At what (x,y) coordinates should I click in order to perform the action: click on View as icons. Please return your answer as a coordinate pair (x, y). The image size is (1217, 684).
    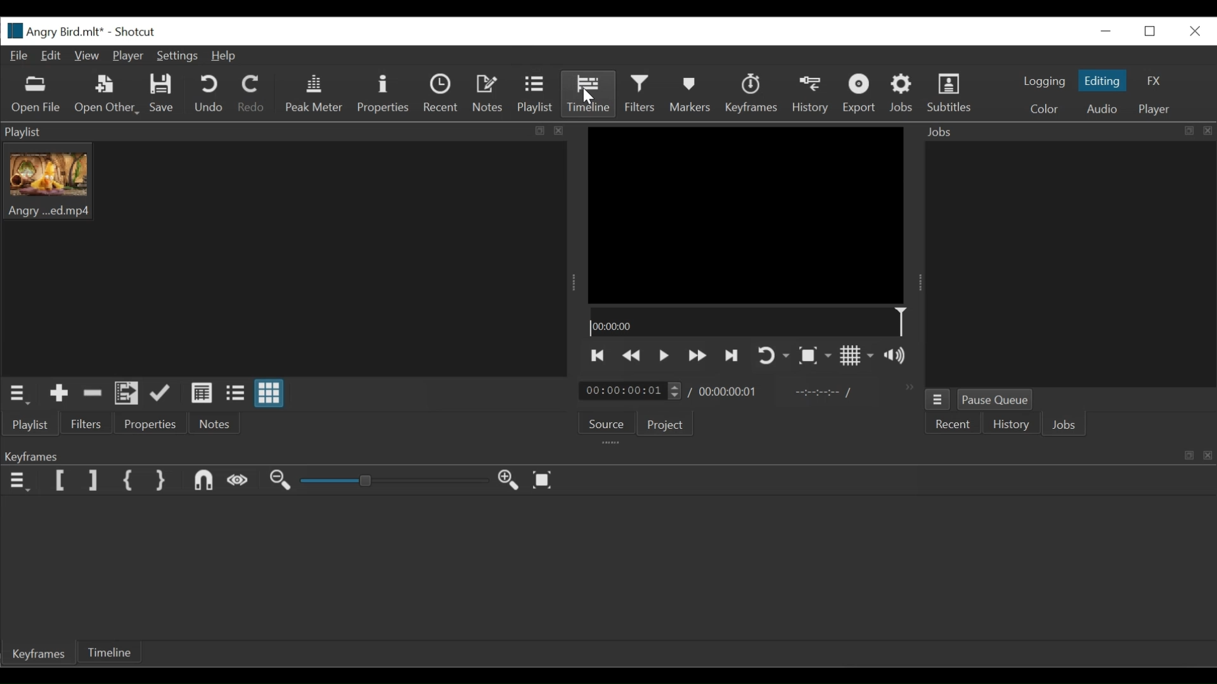
    Looking at the image, I should click on (268, 394).